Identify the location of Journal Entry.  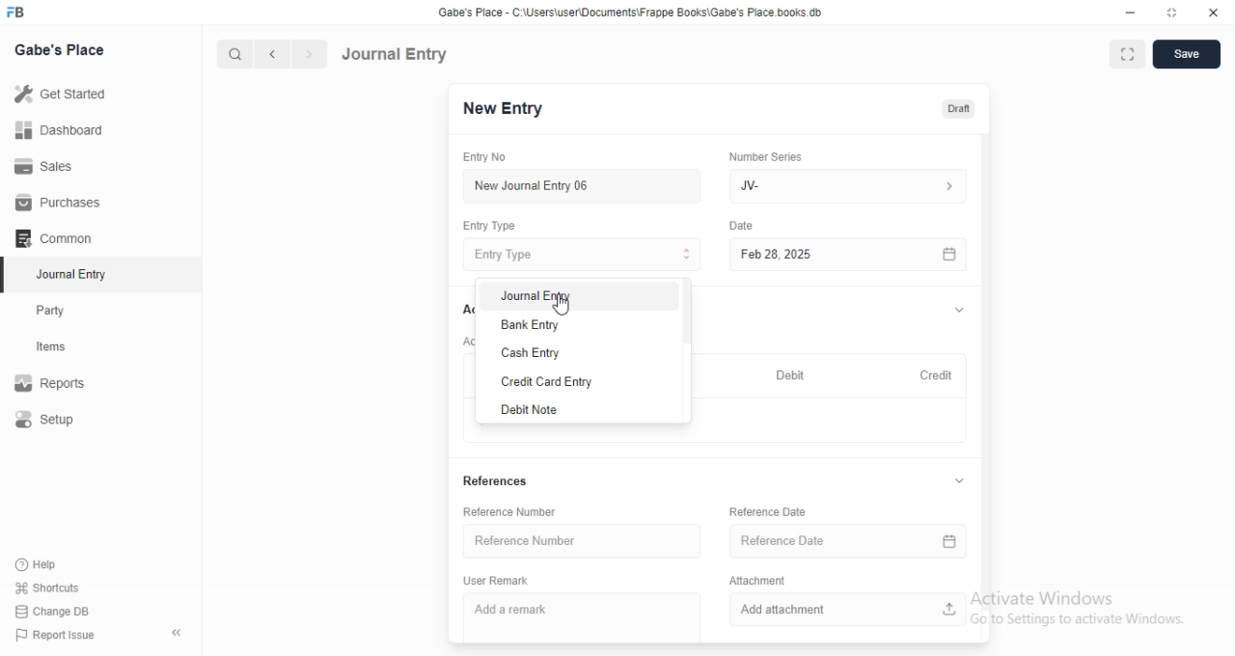
(586, 299).